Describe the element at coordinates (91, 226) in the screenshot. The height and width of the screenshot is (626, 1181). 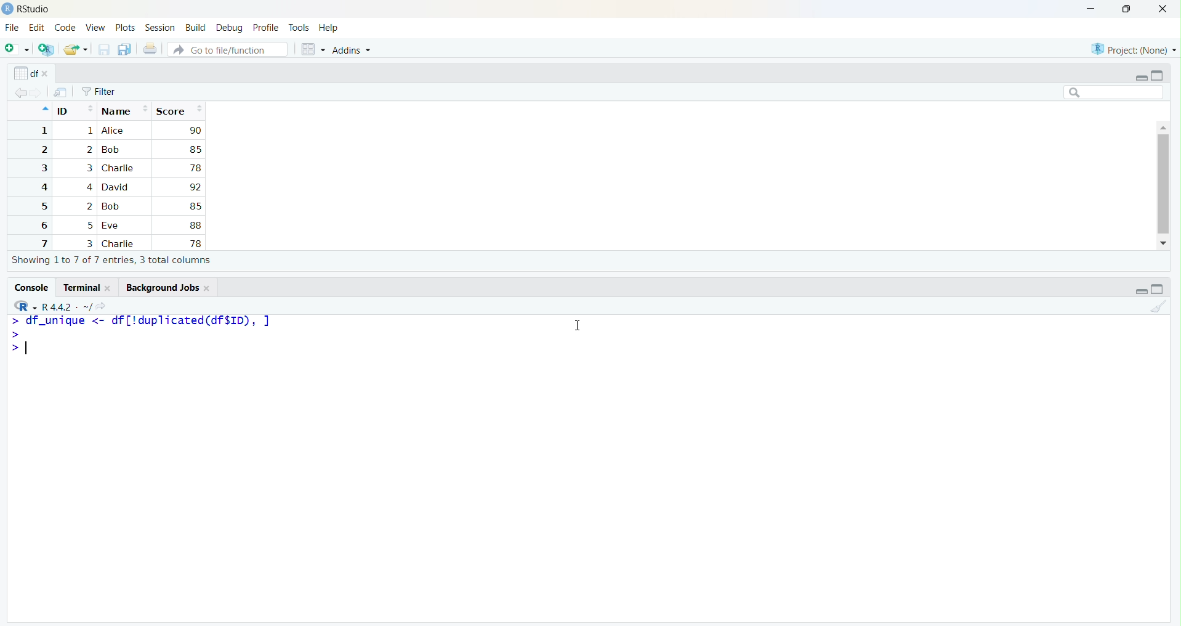
I see `5` at that location.